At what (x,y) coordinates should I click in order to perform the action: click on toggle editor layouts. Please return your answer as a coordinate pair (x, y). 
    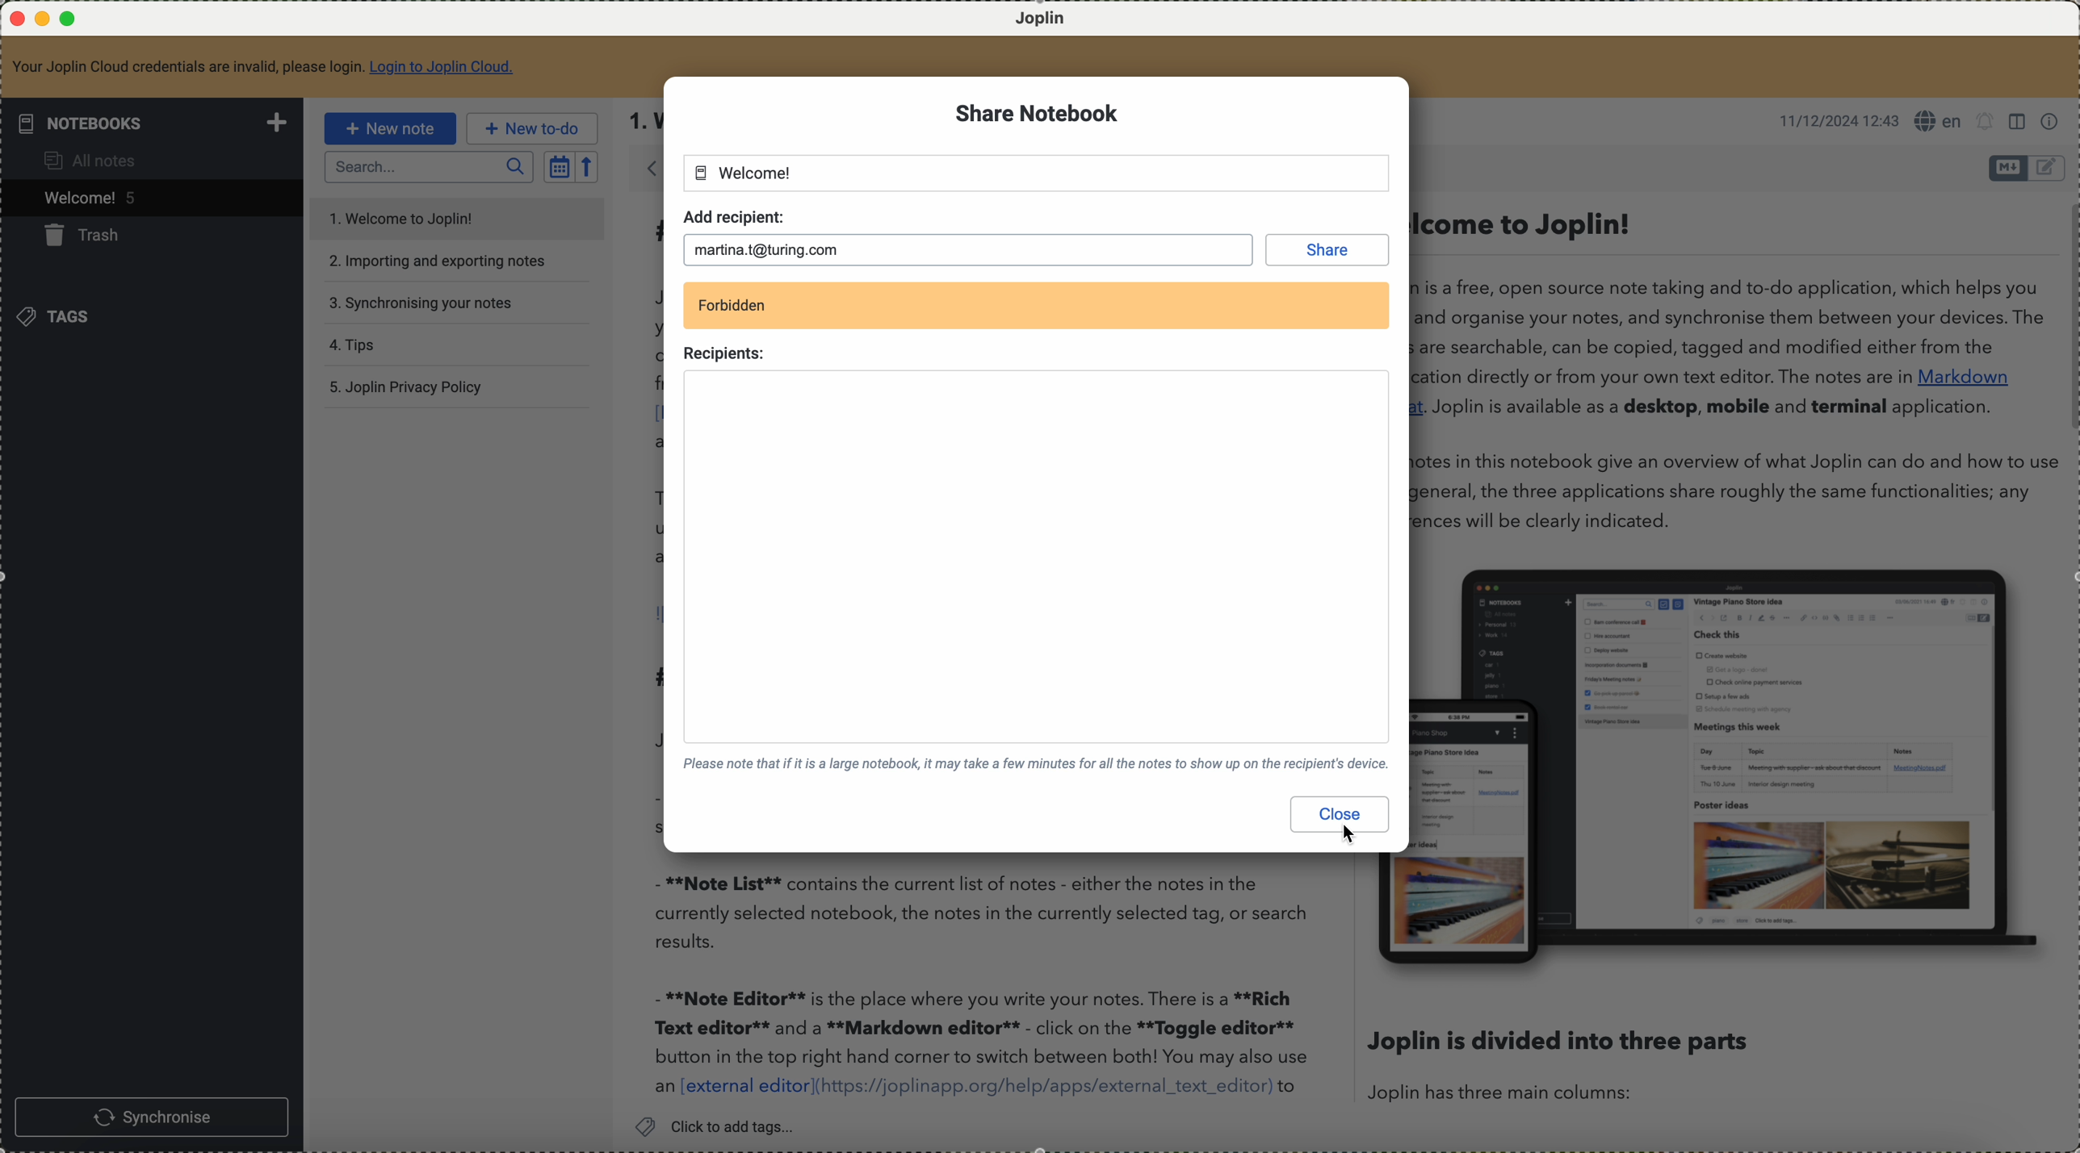
    Looking at the image, I should click on (2019, 122).